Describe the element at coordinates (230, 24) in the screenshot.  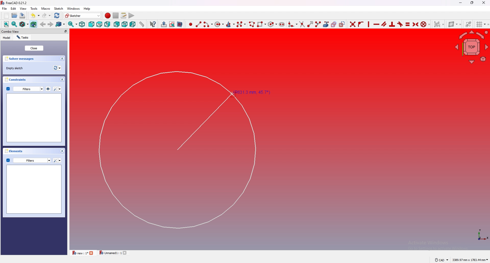
I see `create conic` at that location.